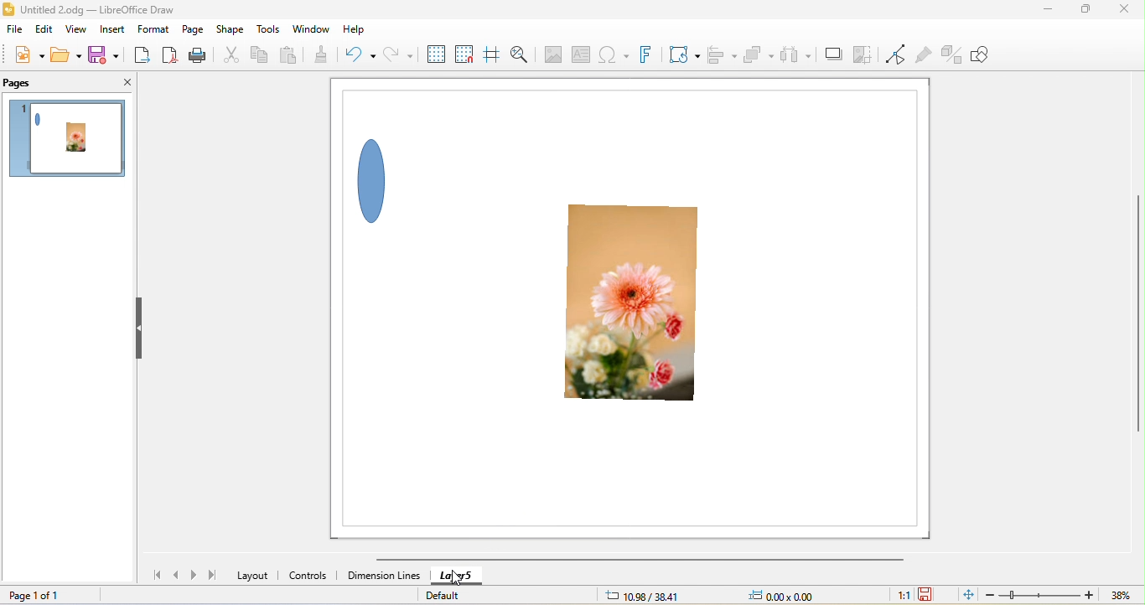 The image size is (1145, 605). Describe the element at coordinates (74, 31) in the screenshot. I see `view` at that location.